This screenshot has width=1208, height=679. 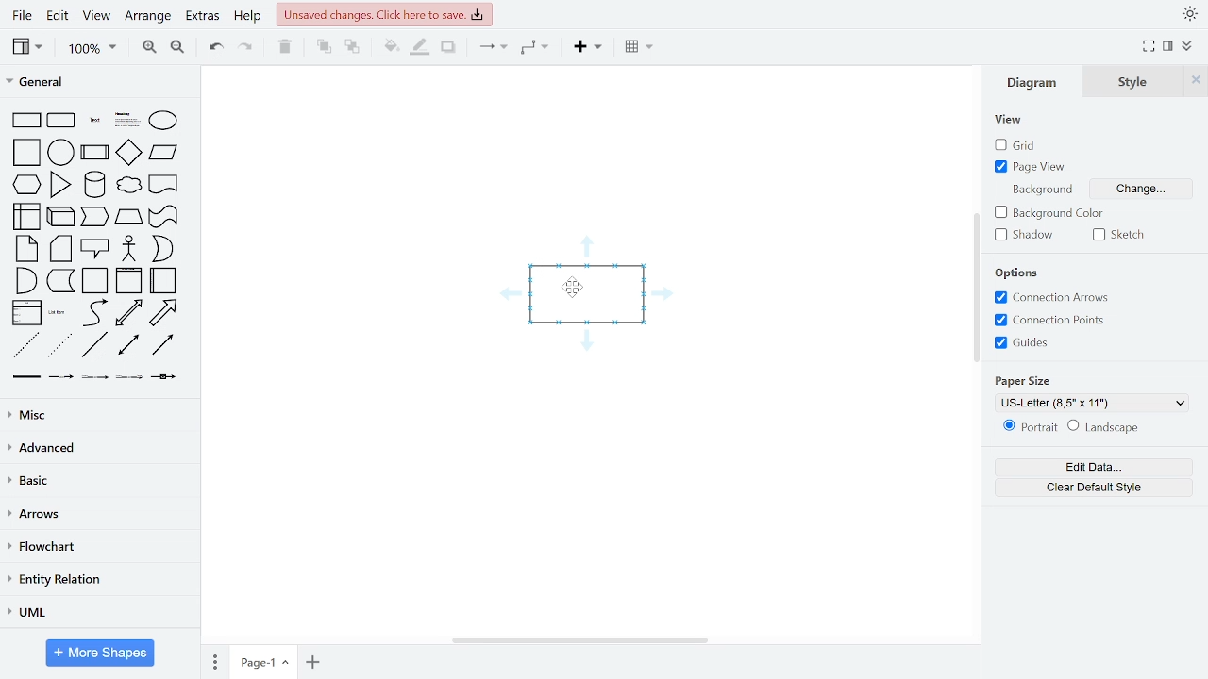 What do you see at coordinates (128, 314) in the screenshot?
I see `bidirectional arrow` at bounding box center [128, 314].